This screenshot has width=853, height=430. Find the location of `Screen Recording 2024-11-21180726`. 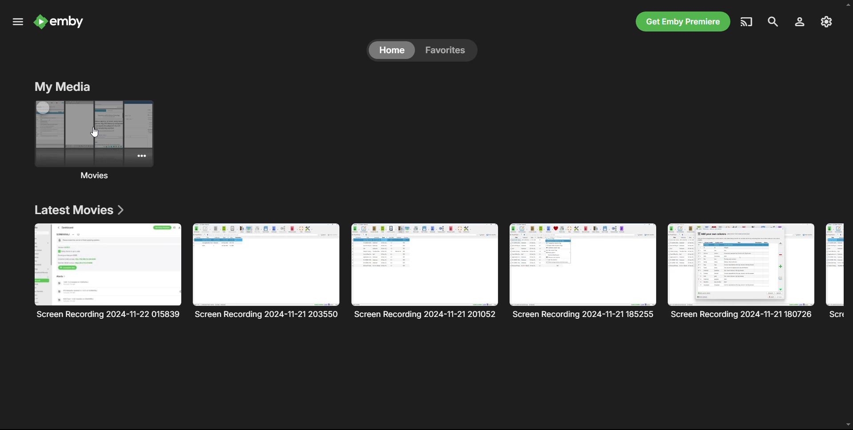

Screen Recording 2024-11-21180726 is located at coordinates (741, 271).